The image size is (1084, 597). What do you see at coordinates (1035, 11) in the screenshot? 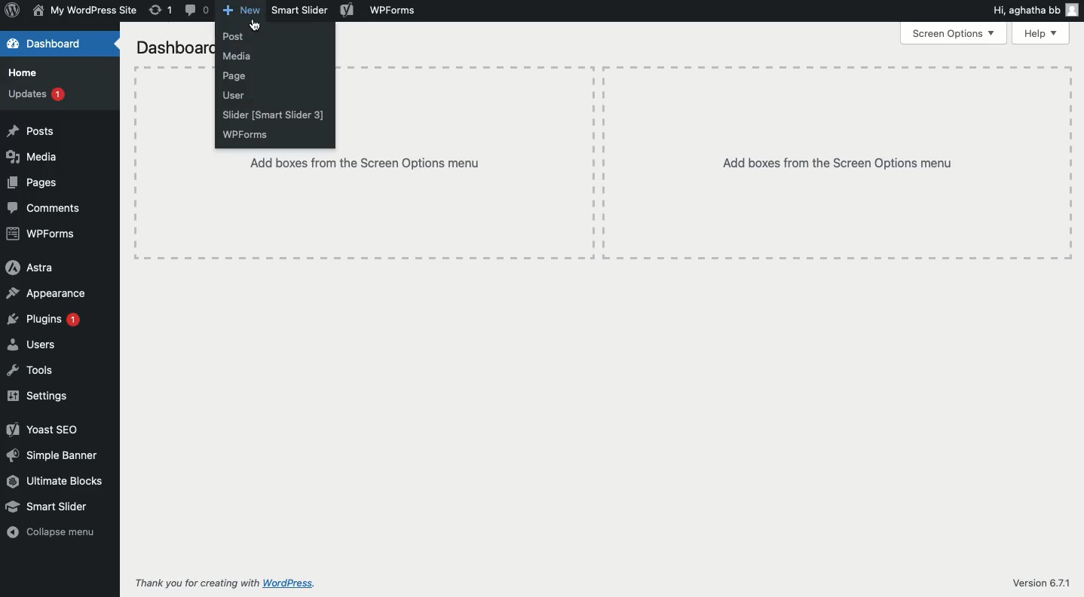
I see `Hi user` at bounding box center [1035, 11].